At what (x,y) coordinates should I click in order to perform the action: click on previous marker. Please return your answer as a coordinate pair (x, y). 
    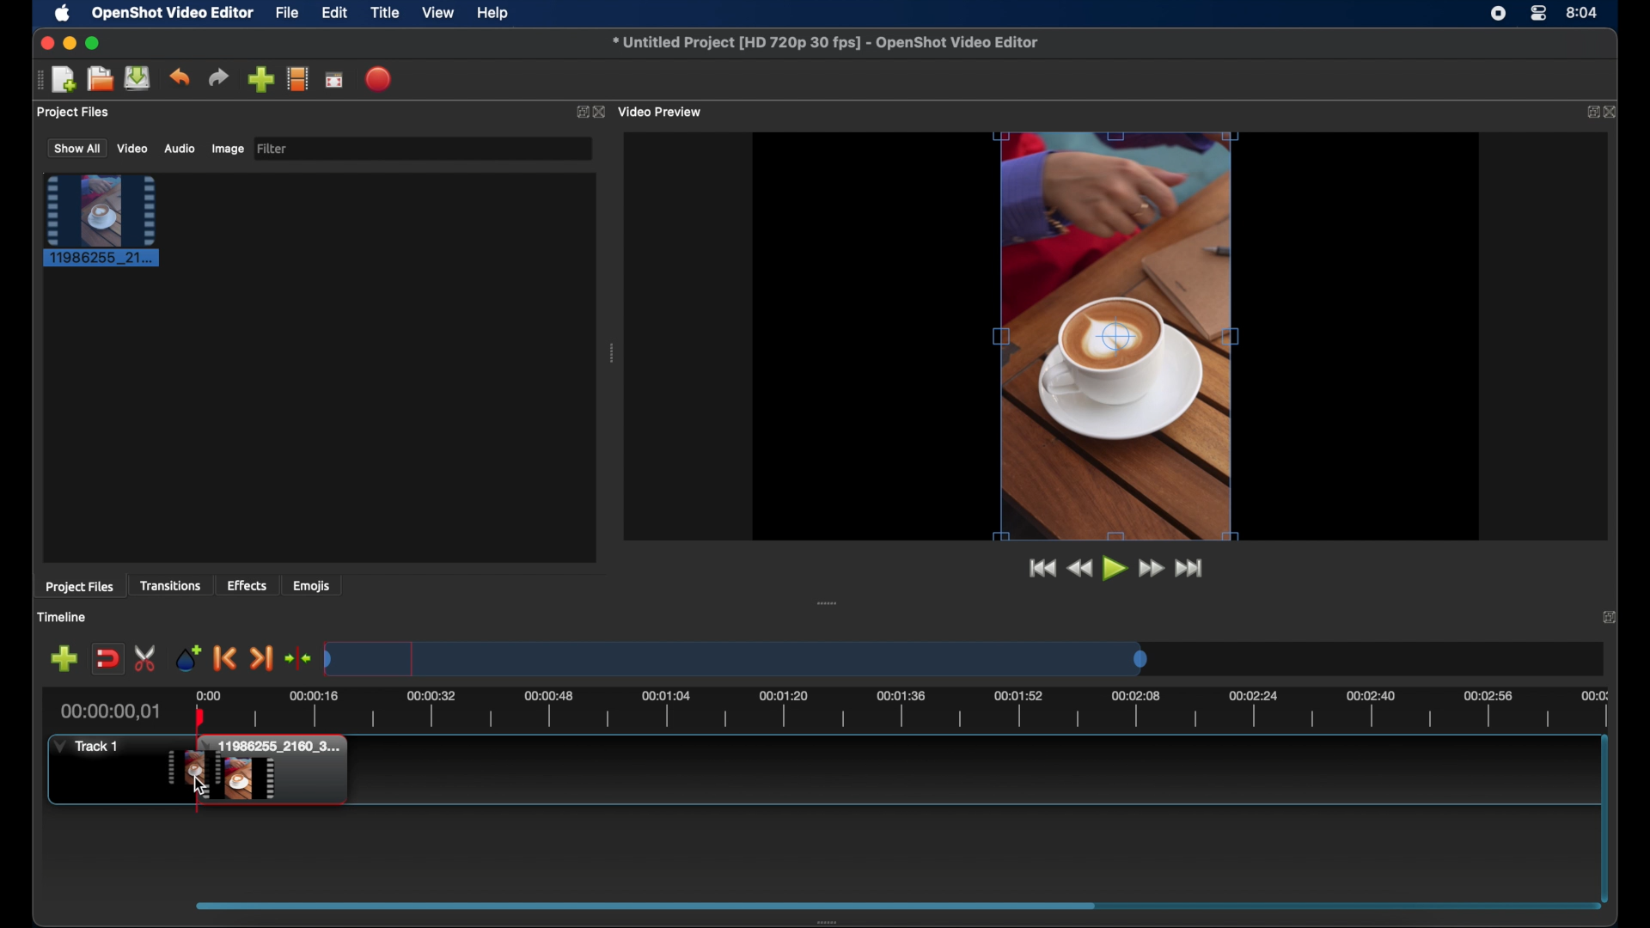
    Looking at the image, I should click on (225, 659).